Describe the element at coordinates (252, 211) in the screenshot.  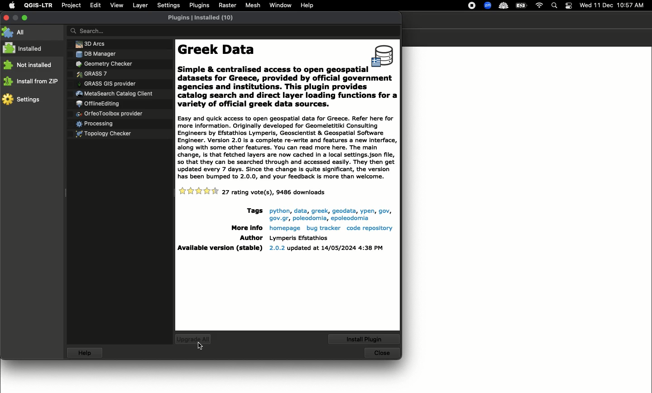
I see `Tags` at that location.